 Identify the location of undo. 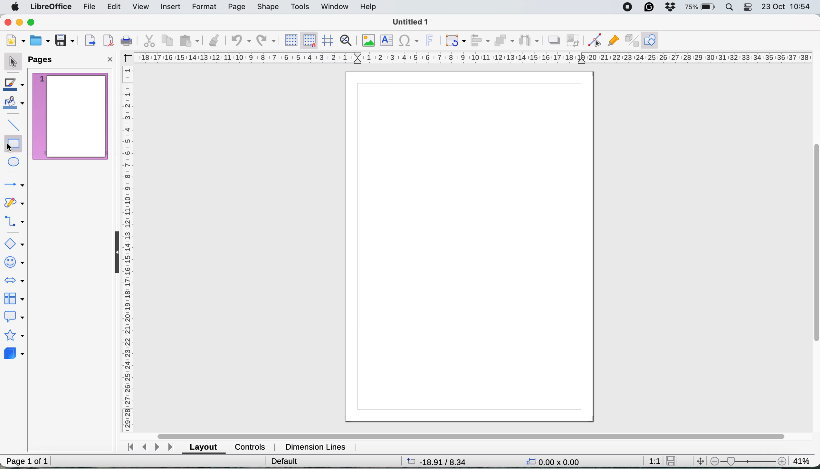
(240, 41).